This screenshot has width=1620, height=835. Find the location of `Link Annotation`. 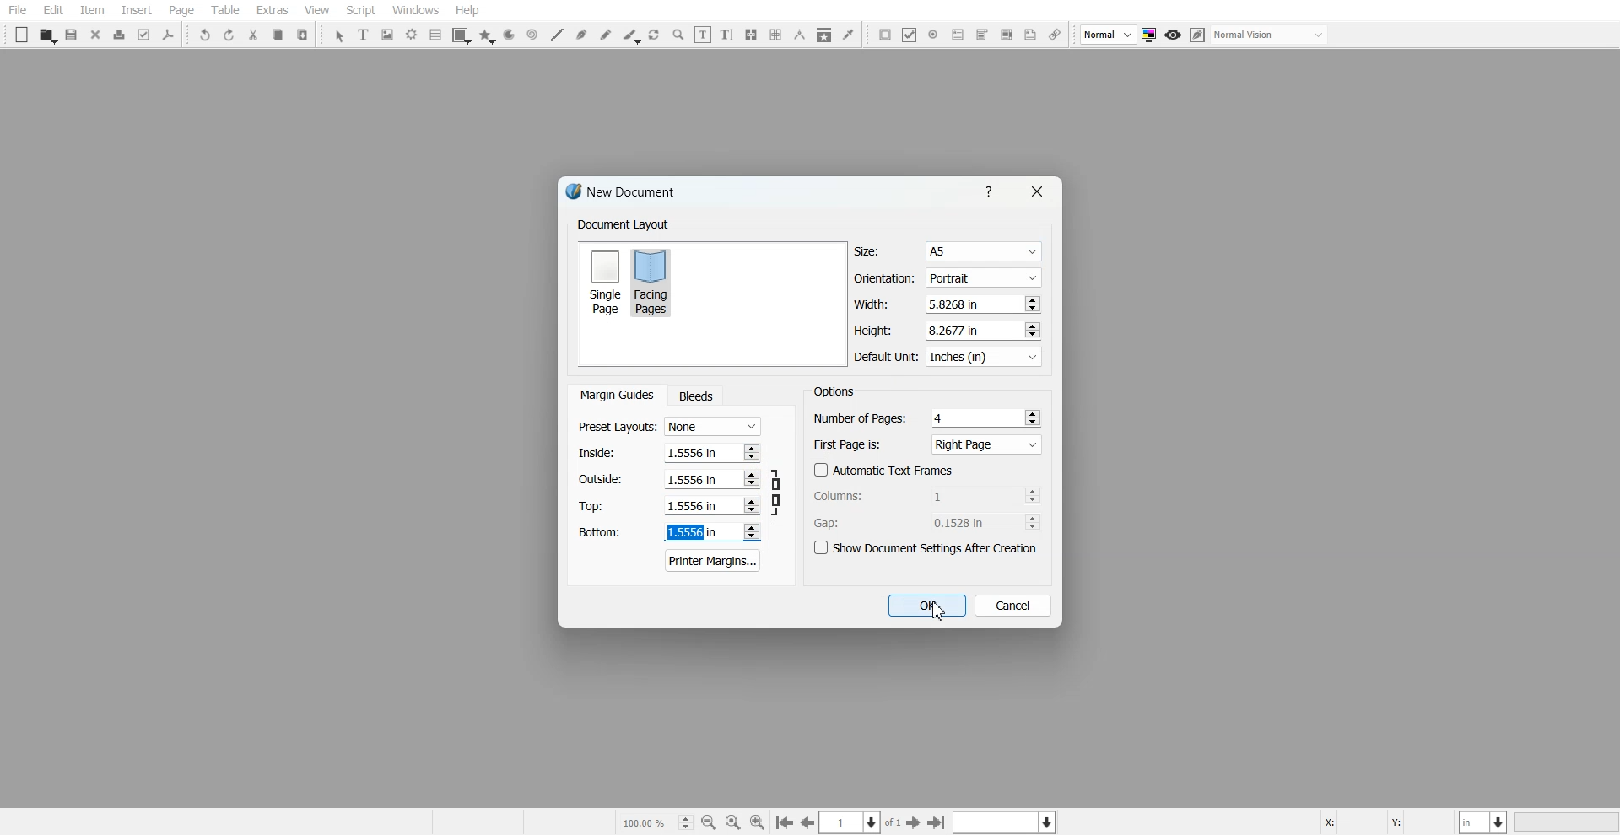

Link Annotation is located at coordinates (1055, 35).